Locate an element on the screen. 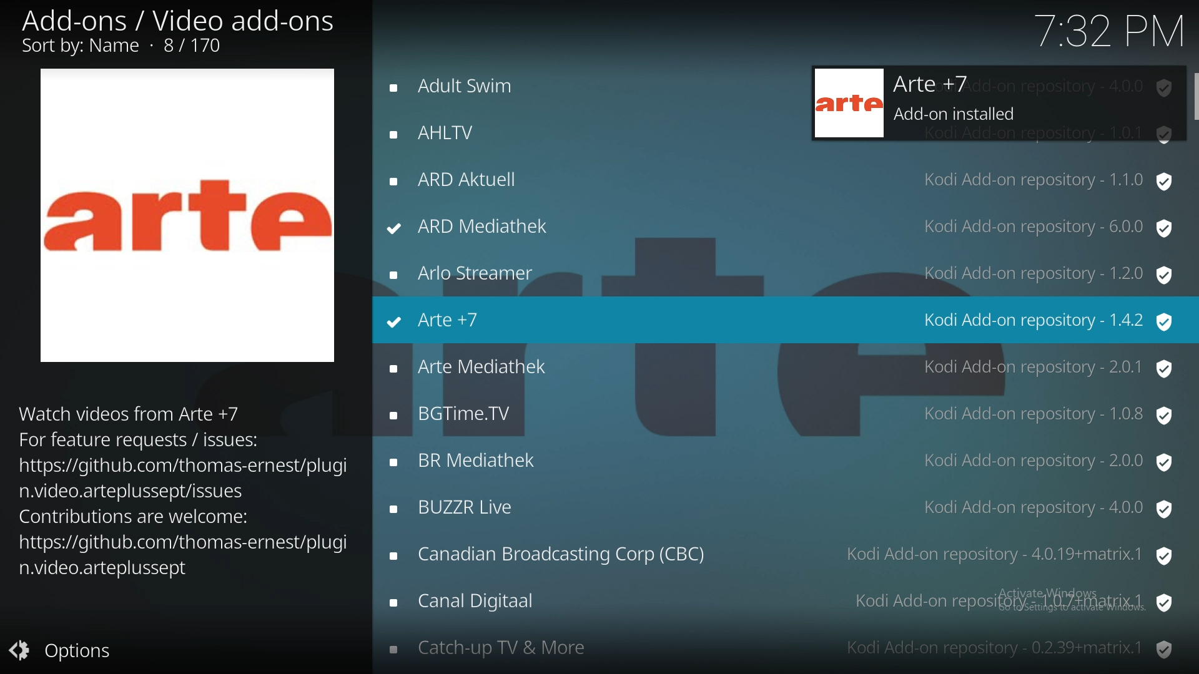  scroll bar is located at coordinates (1192, 91).